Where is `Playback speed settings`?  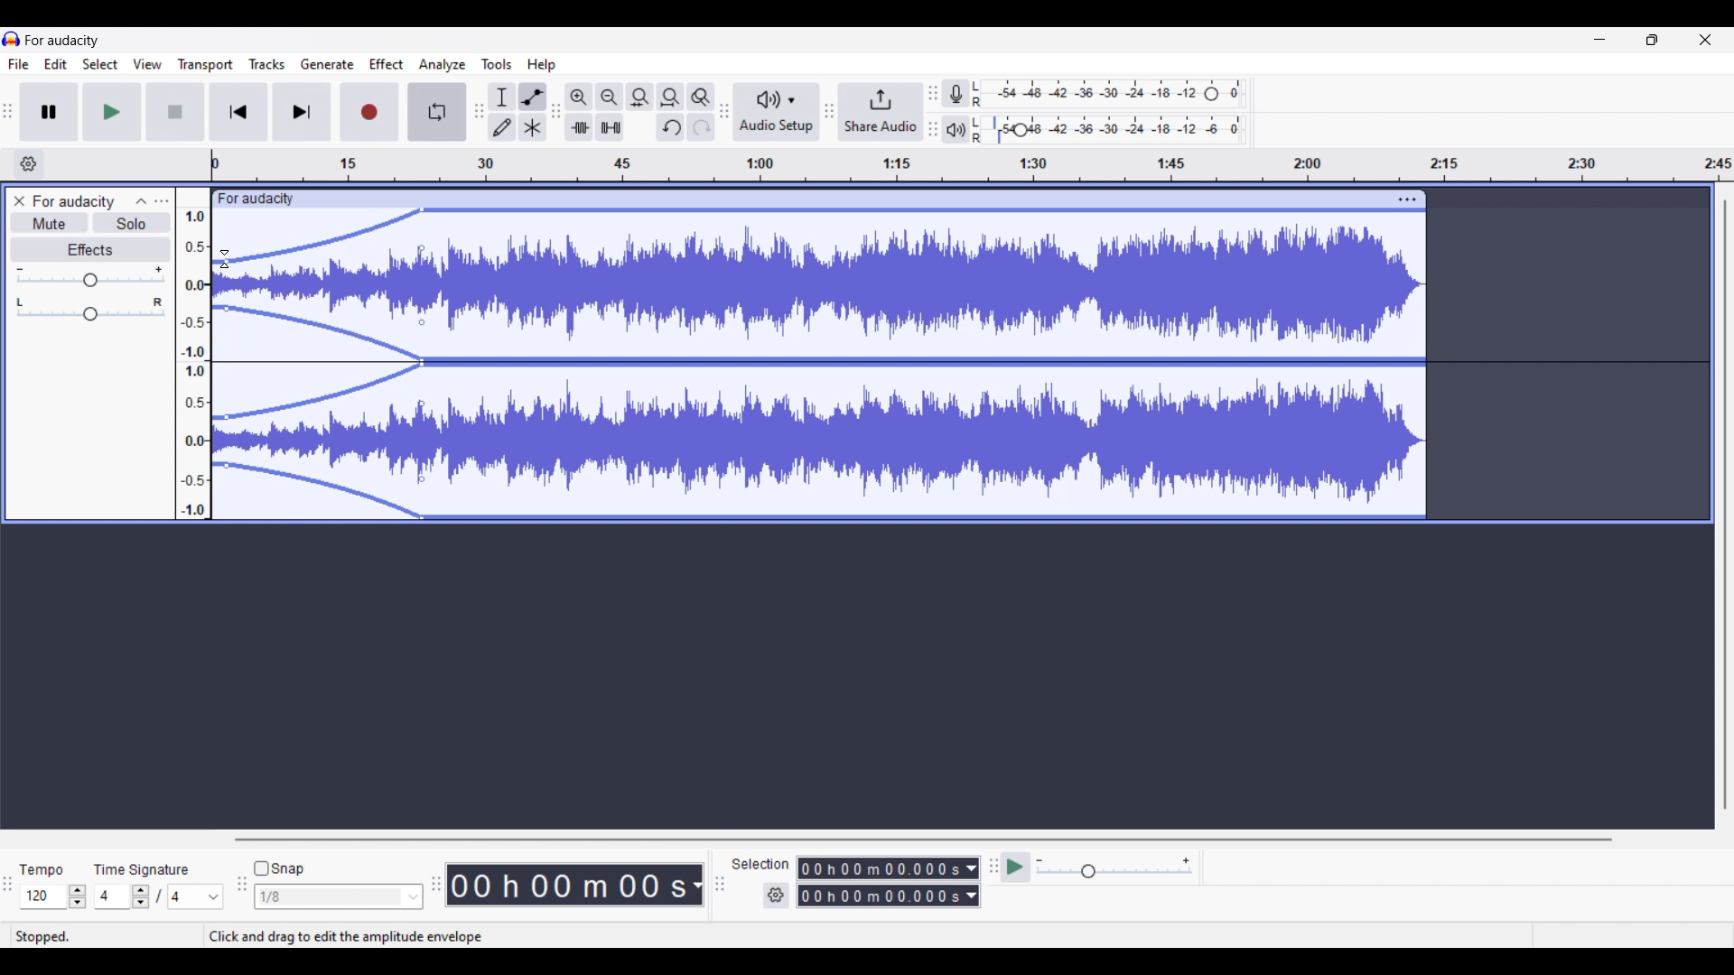 Playback speed settings is located at coordinates (1114, 867).